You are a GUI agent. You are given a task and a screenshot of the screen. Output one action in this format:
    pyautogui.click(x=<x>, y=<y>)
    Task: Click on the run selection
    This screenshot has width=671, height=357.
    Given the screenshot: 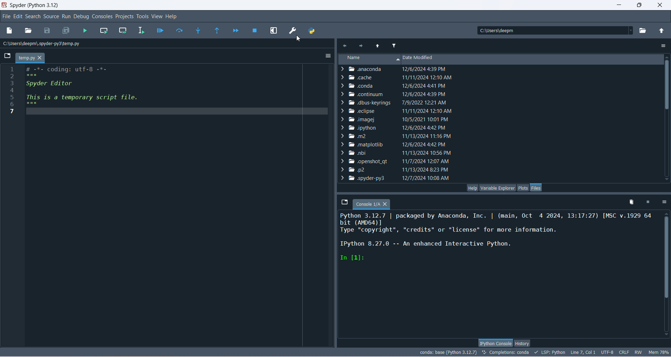 What is the action you would take?
    pyautogui.click(x=142, y=30)
    